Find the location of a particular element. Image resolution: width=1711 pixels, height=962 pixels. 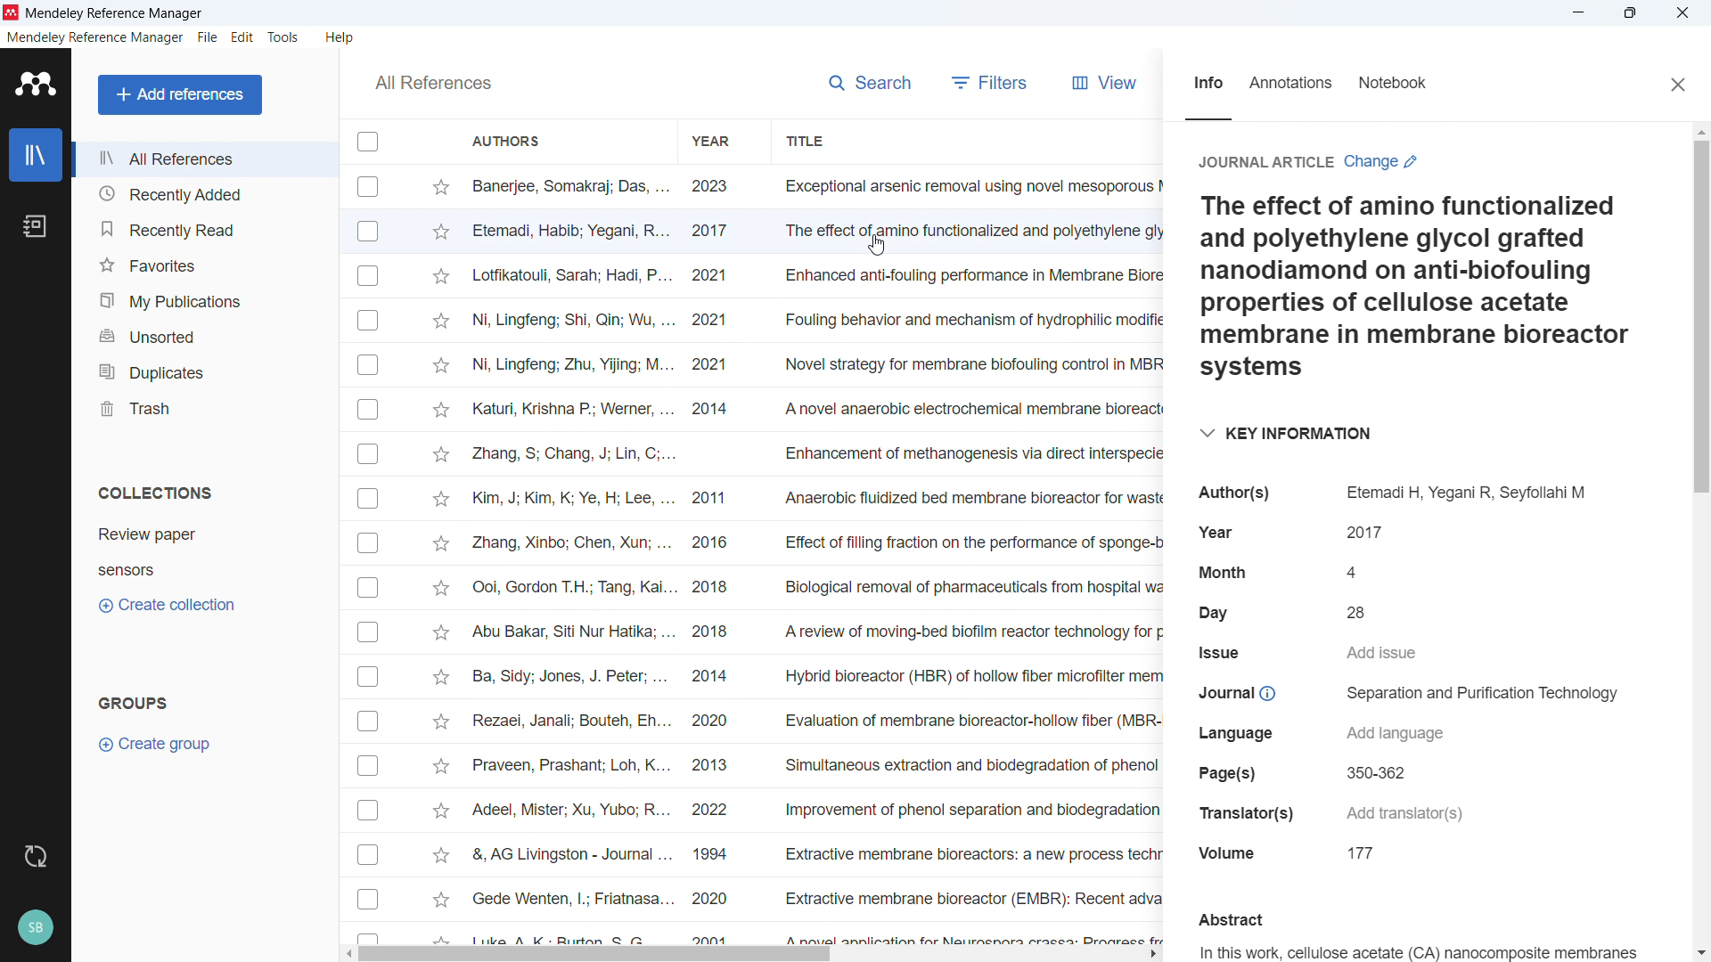

Vertical scroll bar  is located at coordinates (1699, 317).